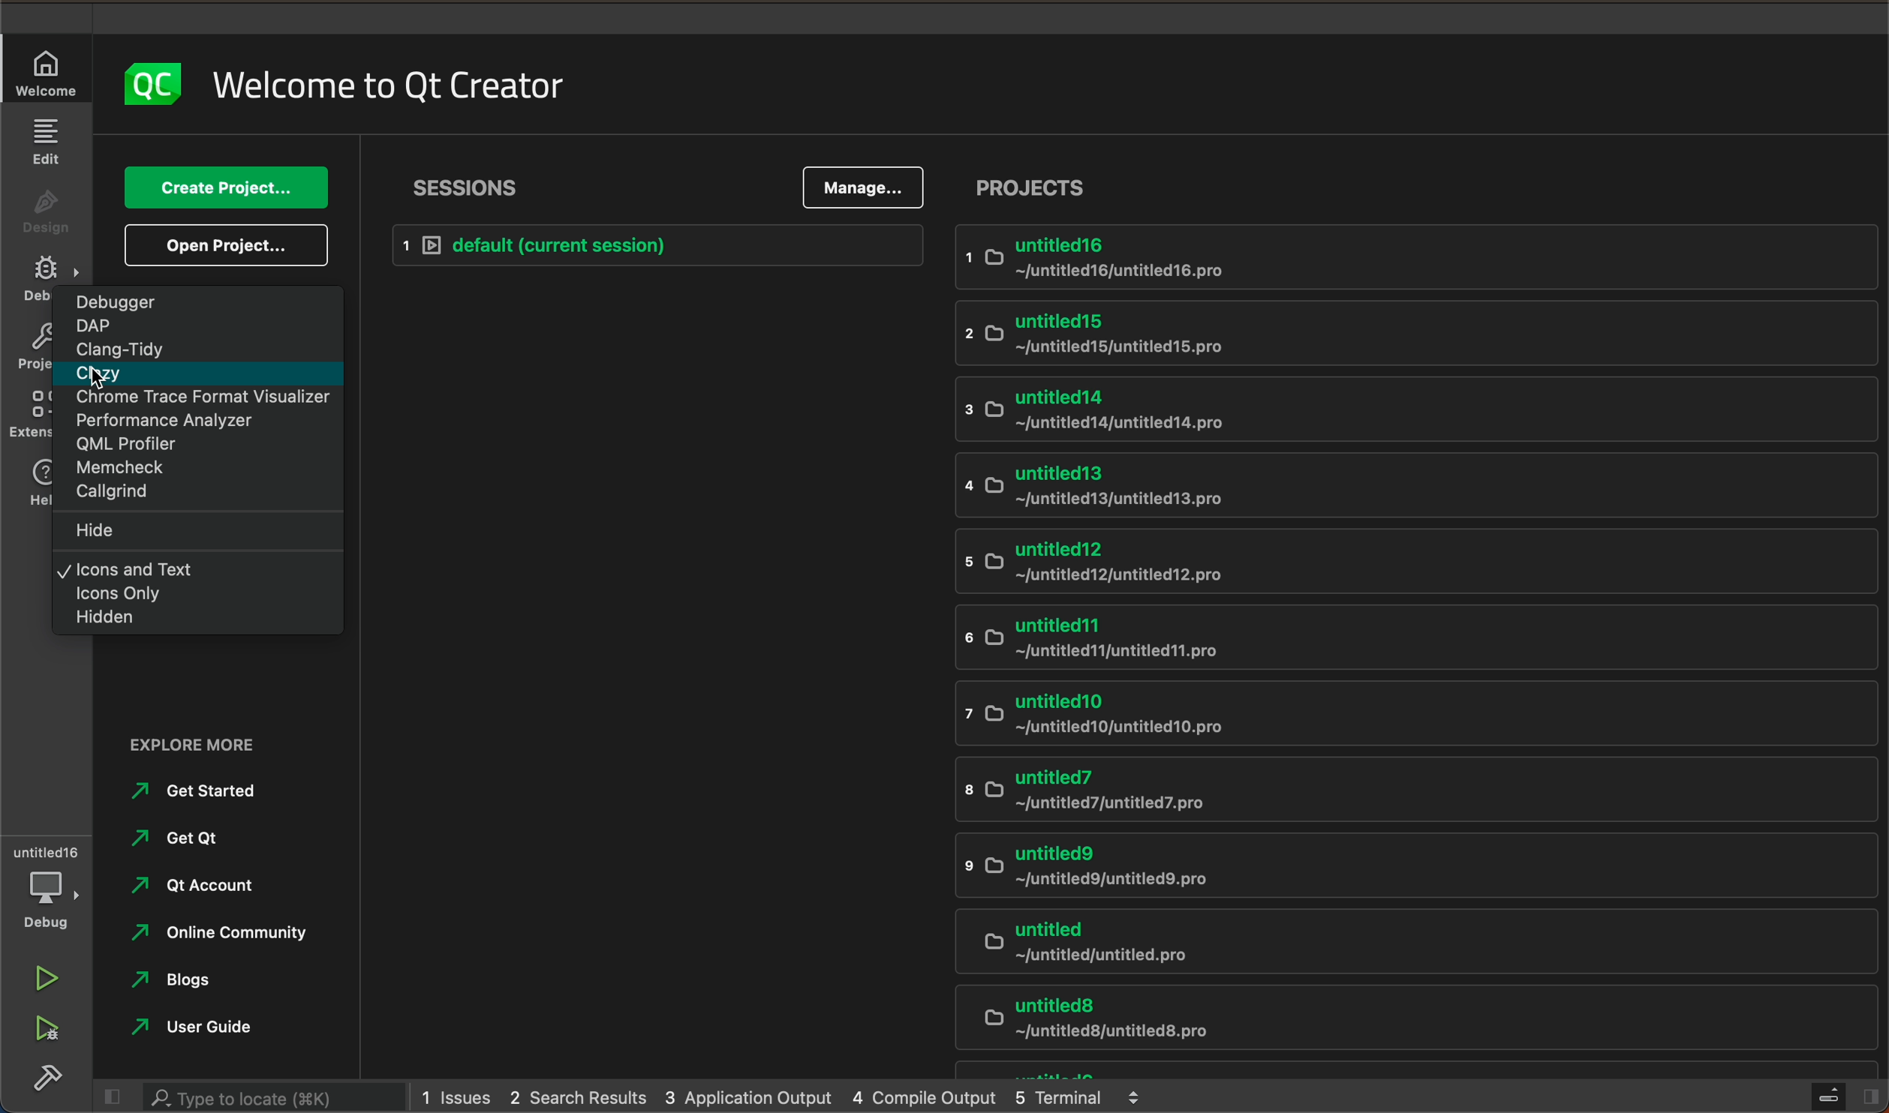 This screenshot has height=1113, width=1889. Describe the element at coordinates (53, 1081) in the screenshot. I see `build` at that location.